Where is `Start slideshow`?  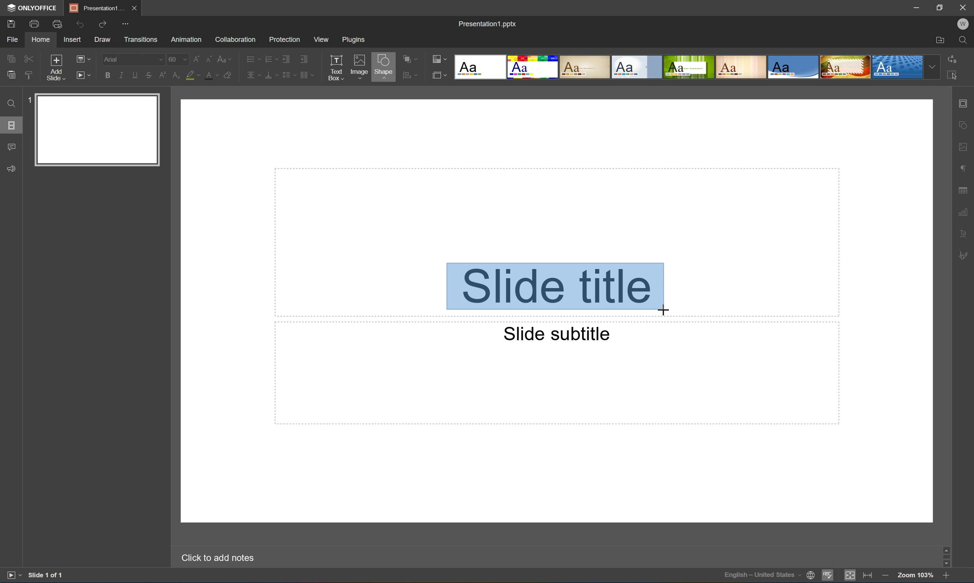
Start slideshow is located at coordinates (85, 75).